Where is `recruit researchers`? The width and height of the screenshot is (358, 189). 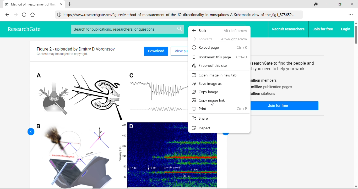
recruit researchers is located at coordinates (289, 29).